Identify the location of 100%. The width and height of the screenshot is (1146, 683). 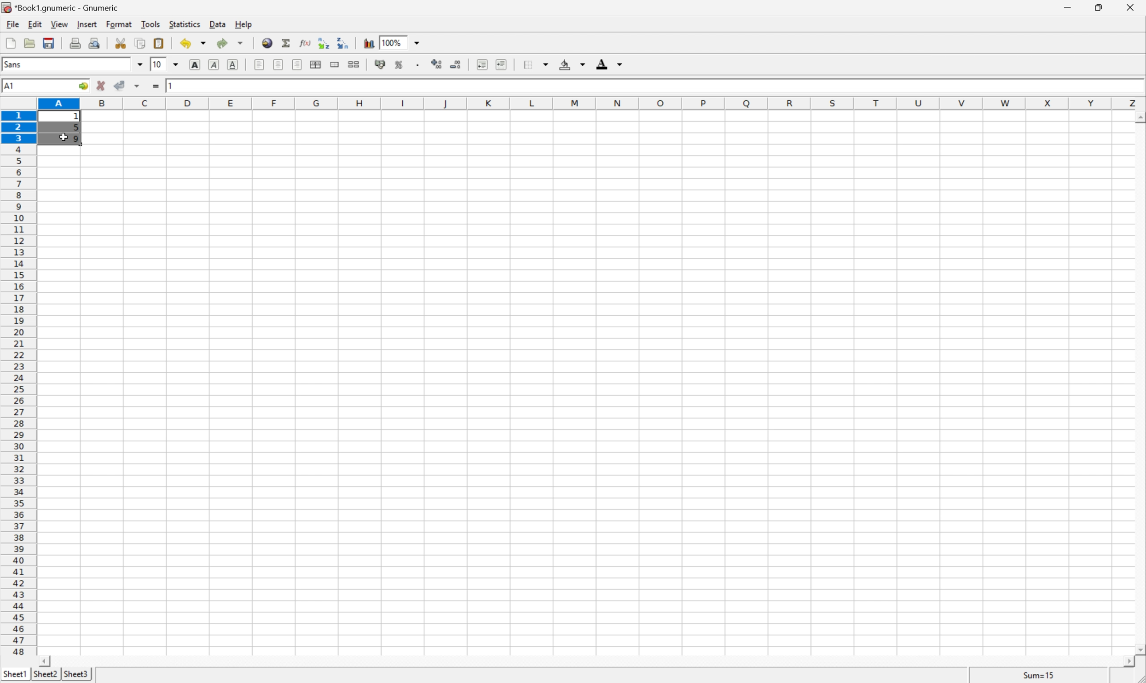
(391, 42).